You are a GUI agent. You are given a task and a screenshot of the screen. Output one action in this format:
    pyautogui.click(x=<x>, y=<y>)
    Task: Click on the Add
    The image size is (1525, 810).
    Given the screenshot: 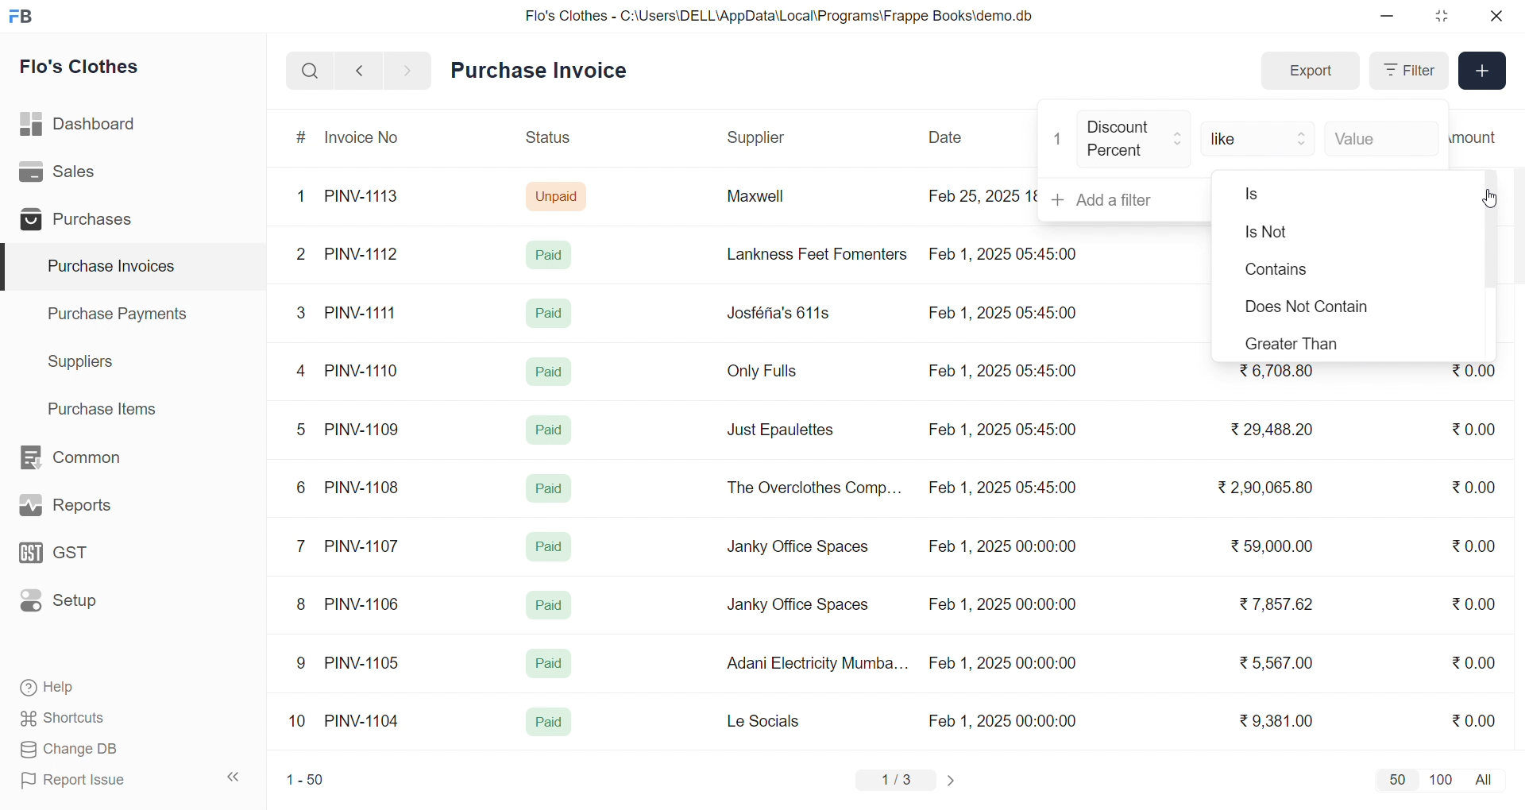 What is the action you would take?
    pyautogui.click(x=1483, y=71)
    